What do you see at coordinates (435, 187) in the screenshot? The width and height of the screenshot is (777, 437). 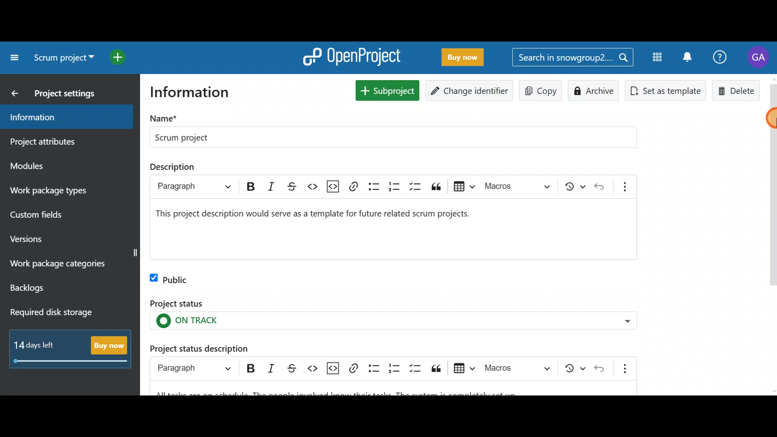 I see `block quote` at bounding box center [435, 187].